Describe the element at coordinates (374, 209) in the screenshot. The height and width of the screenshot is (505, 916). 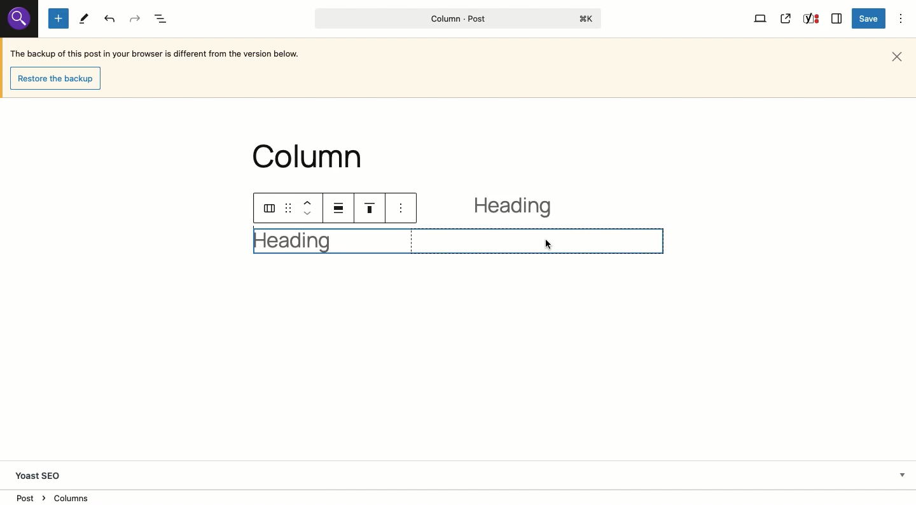
I see `Justification` at that location.